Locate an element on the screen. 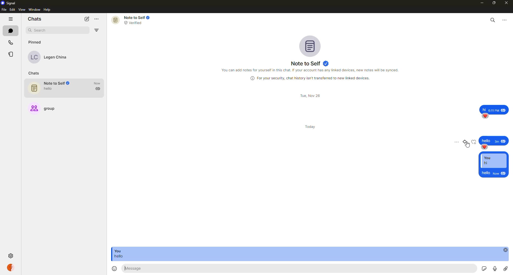 The height and width of the screenshot is (275, 513). minimize is located at coordinates (481, 3).